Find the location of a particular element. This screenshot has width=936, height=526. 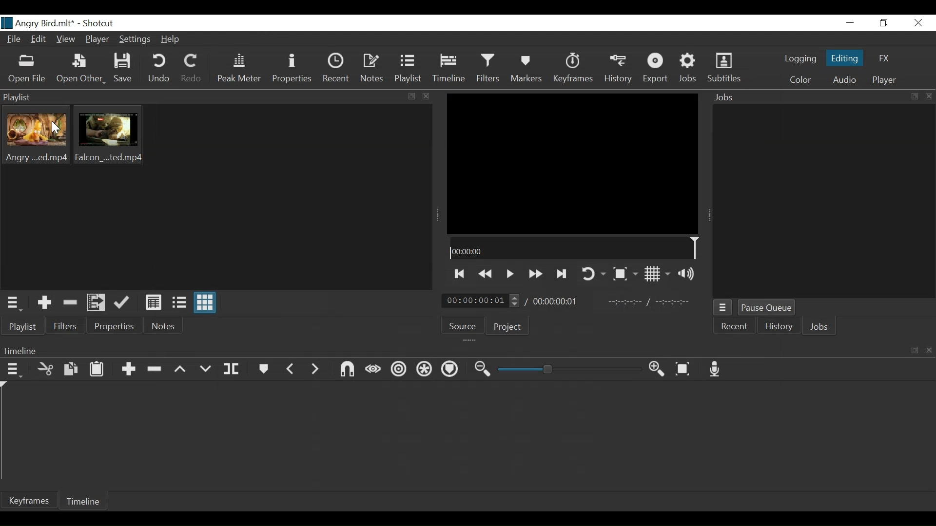

Export is located at coordinates (657, 69).